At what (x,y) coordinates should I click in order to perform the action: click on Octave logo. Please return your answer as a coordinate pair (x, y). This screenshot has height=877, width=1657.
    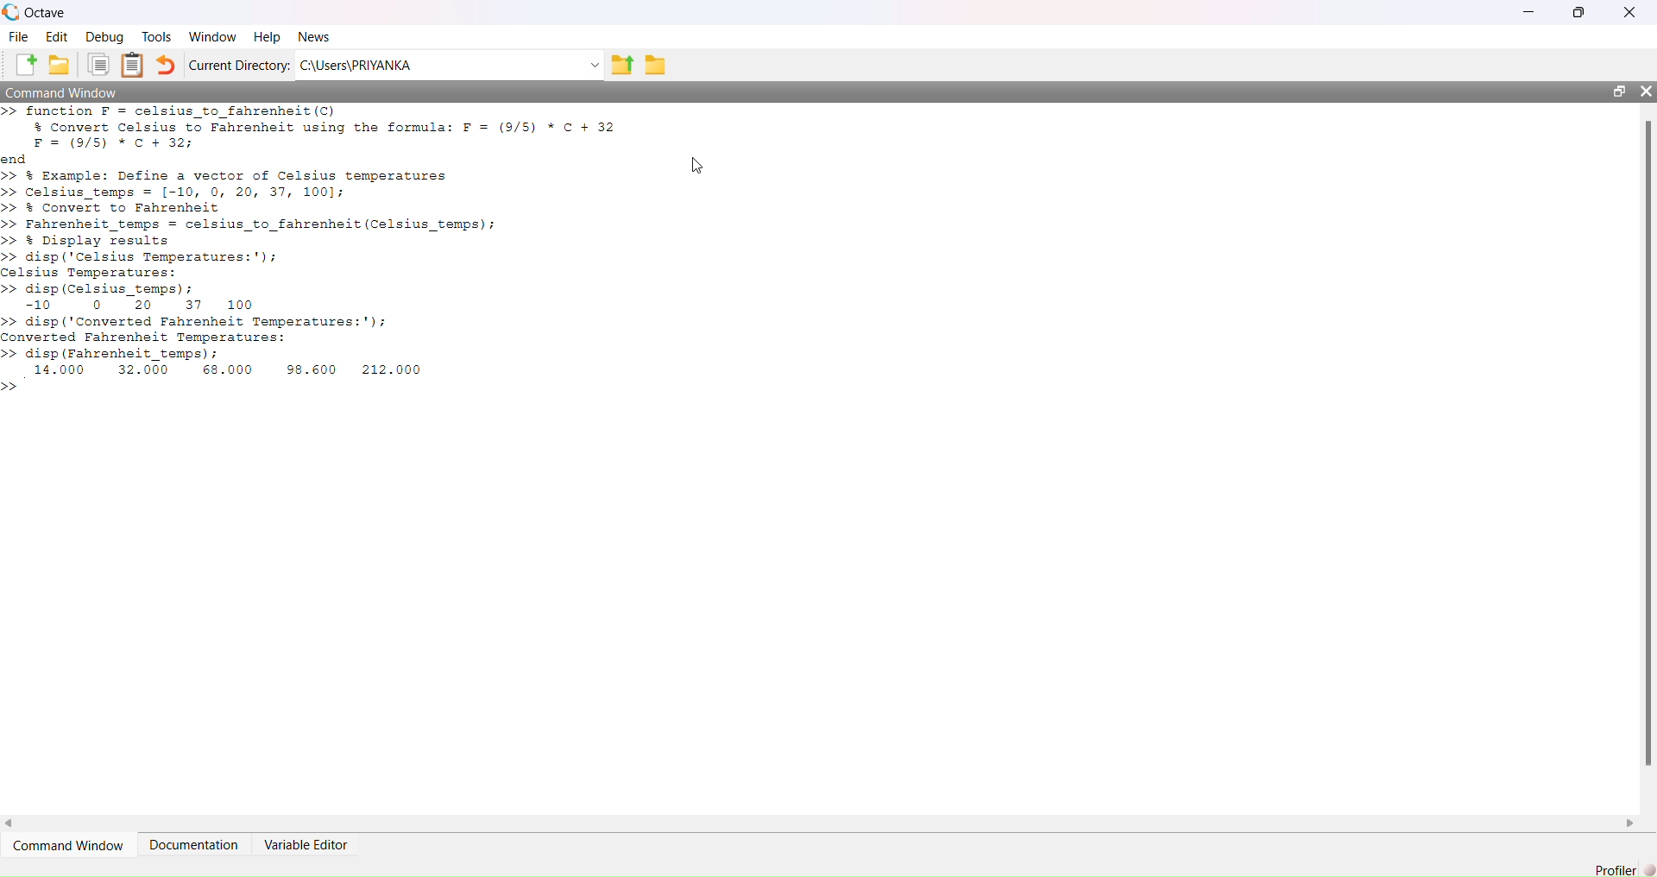
    Looking at the image, I should click on (11, 11).